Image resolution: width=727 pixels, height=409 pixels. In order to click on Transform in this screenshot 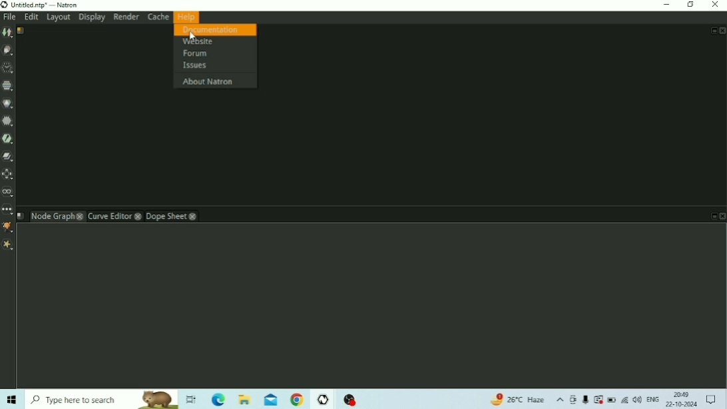, I will do `click(8, 174)`.